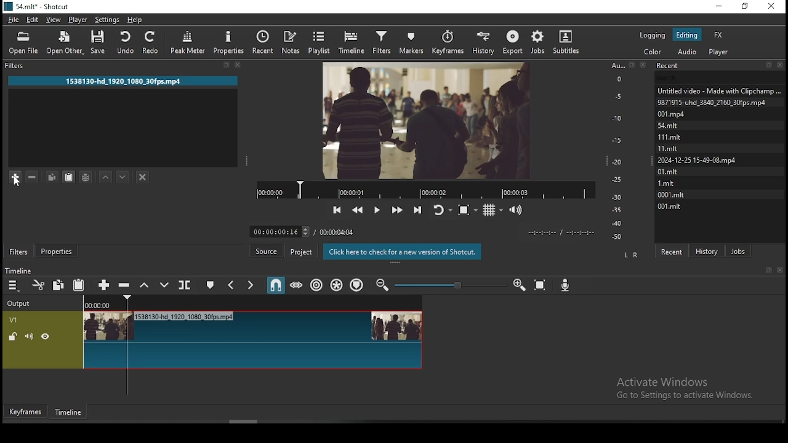  I want to click on copy, so click(60, 285).